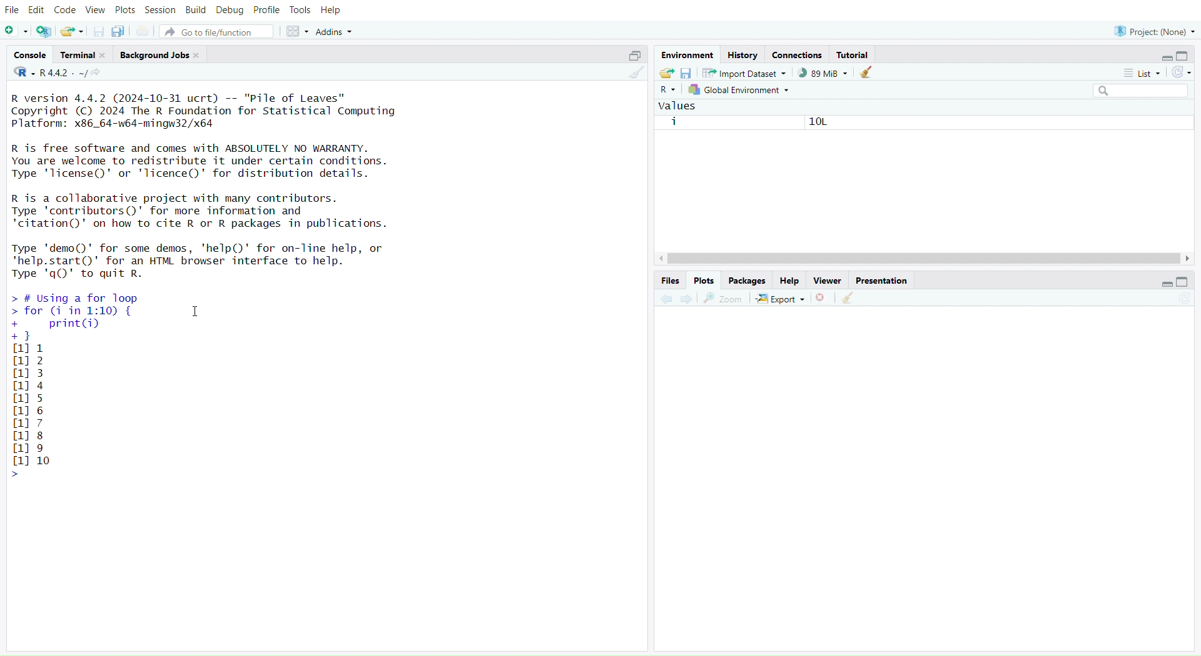 This screenshot has height=656, width=1201. I want to click on help, so click(790, 279).